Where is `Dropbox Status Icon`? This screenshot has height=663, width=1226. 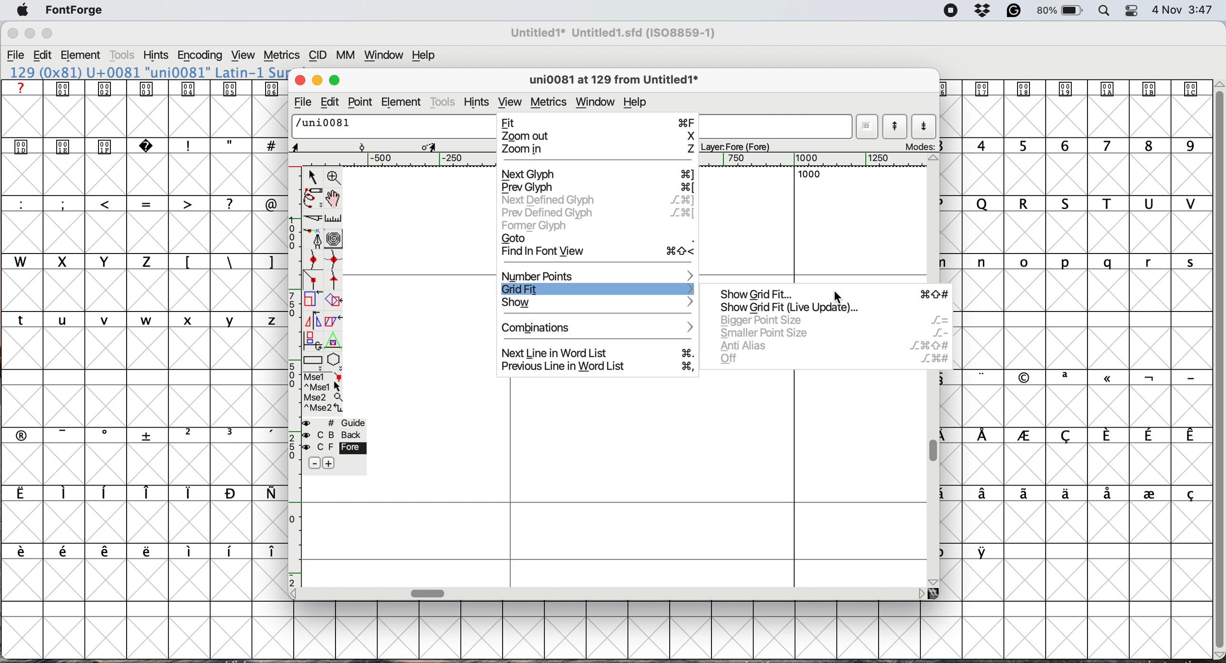
Dropbox Status Icon is located at coordinates (983, 11).